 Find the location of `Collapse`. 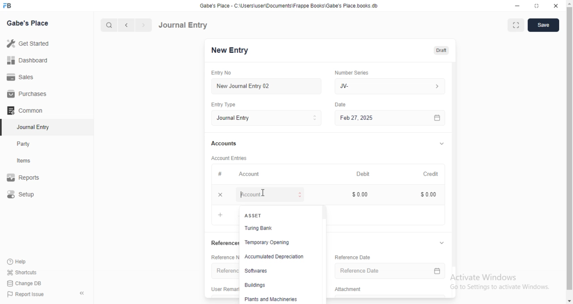

Collapse is located at coordinates (82, 293).